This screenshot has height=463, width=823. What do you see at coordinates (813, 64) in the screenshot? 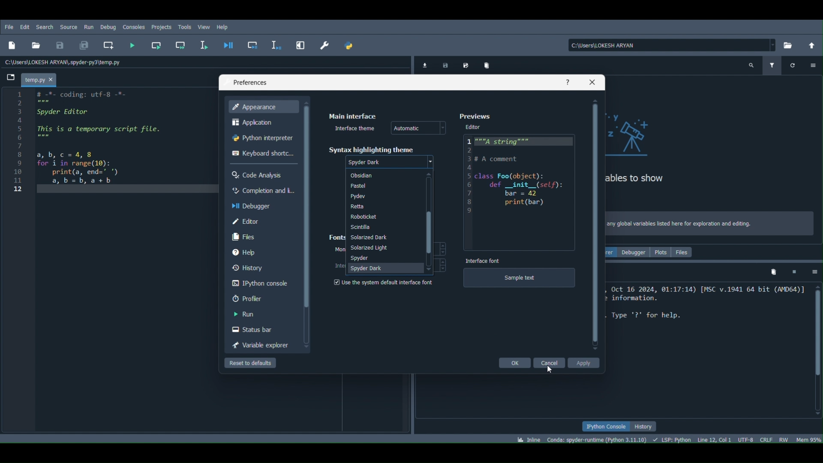
I see `Options` at bounding box center [813, 64].